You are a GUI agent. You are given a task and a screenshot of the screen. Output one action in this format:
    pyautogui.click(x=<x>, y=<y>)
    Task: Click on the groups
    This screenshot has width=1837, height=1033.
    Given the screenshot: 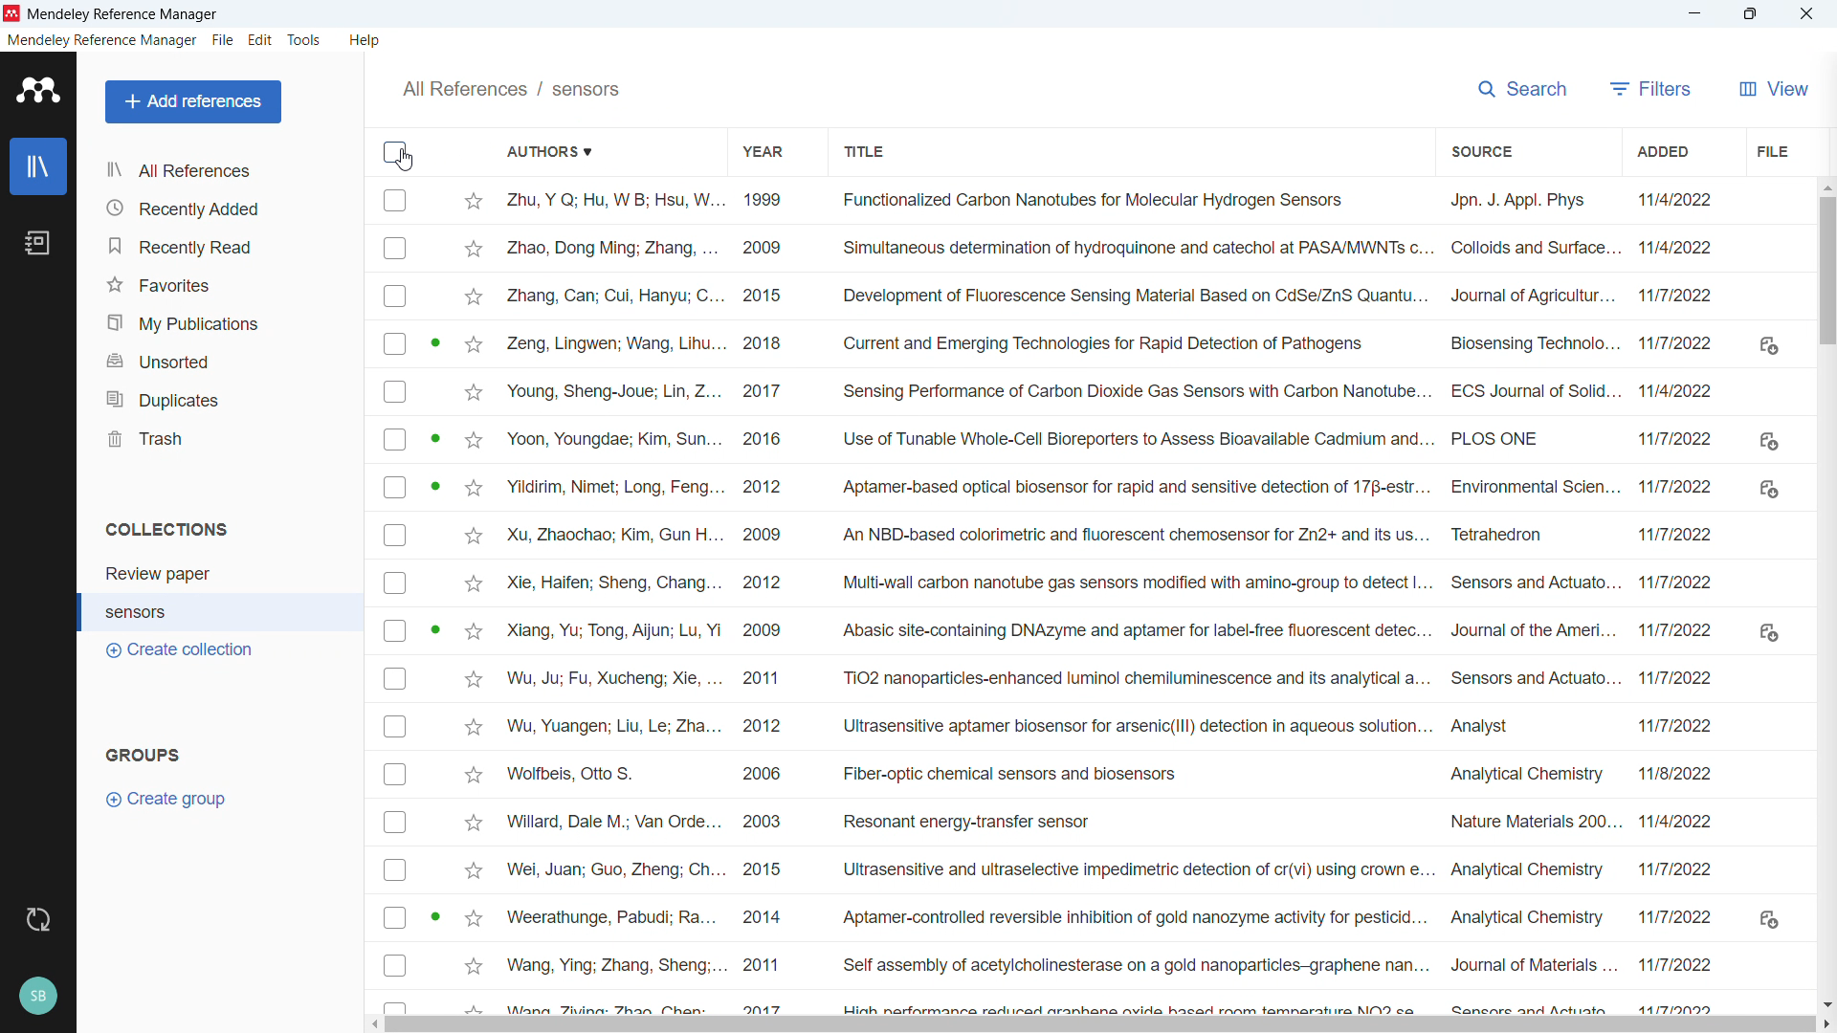 What is the action you would take?
    pyautogui.click(x=143, y=755)
    